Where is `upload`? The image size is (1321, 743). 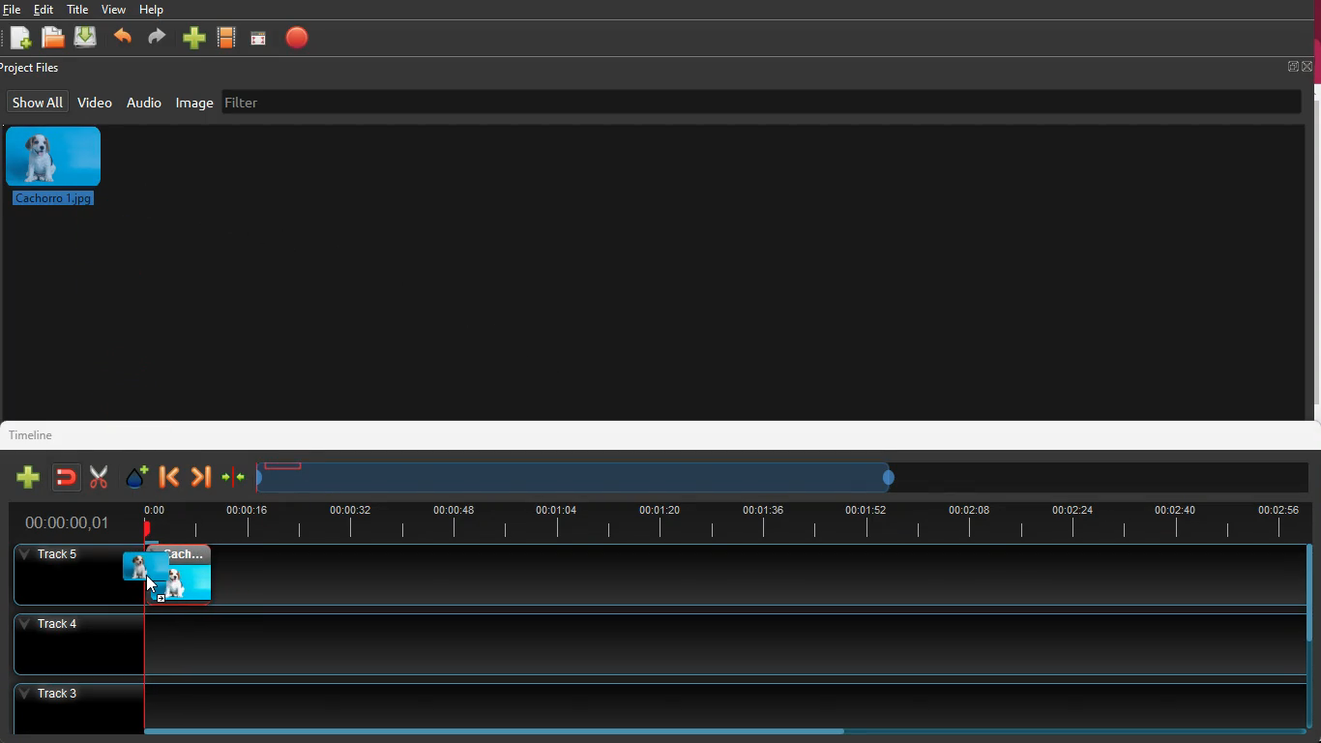
upload is located at coordinates (87, 38).